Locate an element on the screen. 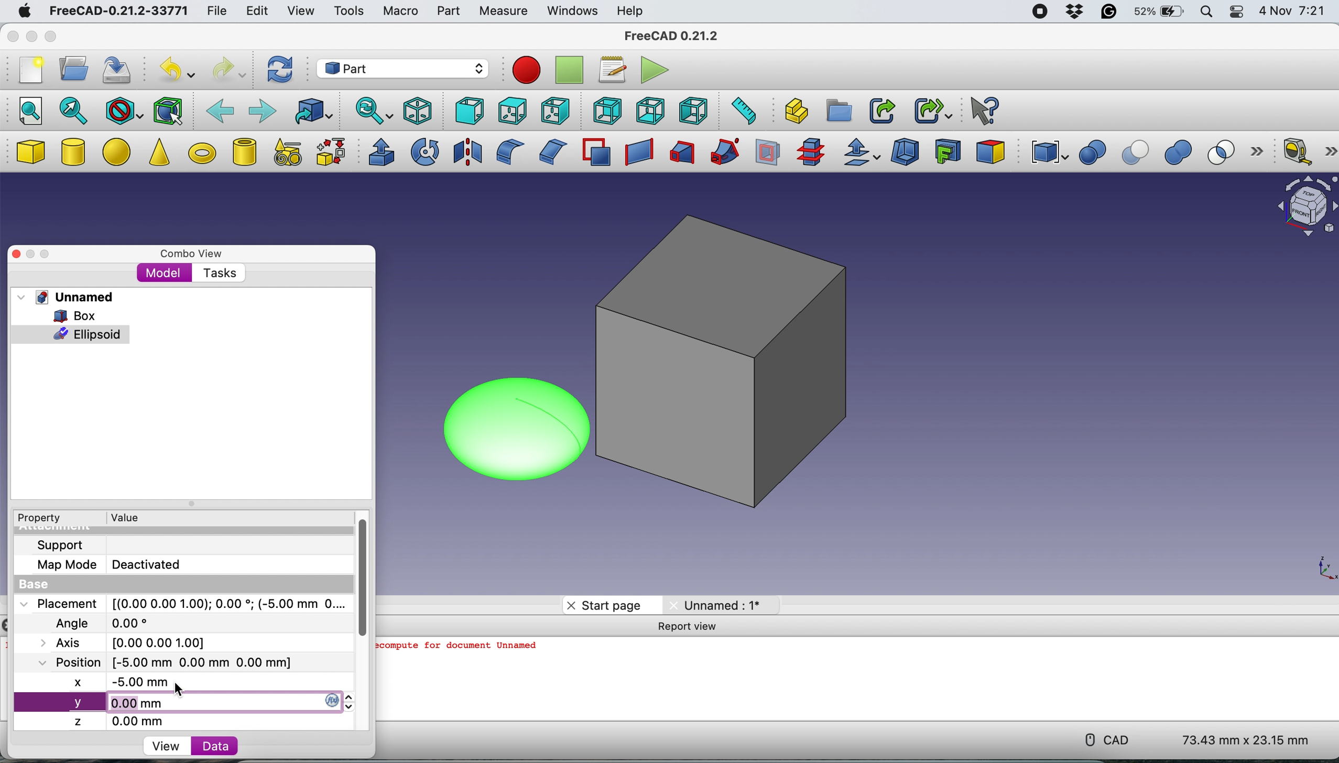  record macros is located at coordinates (526, 70).